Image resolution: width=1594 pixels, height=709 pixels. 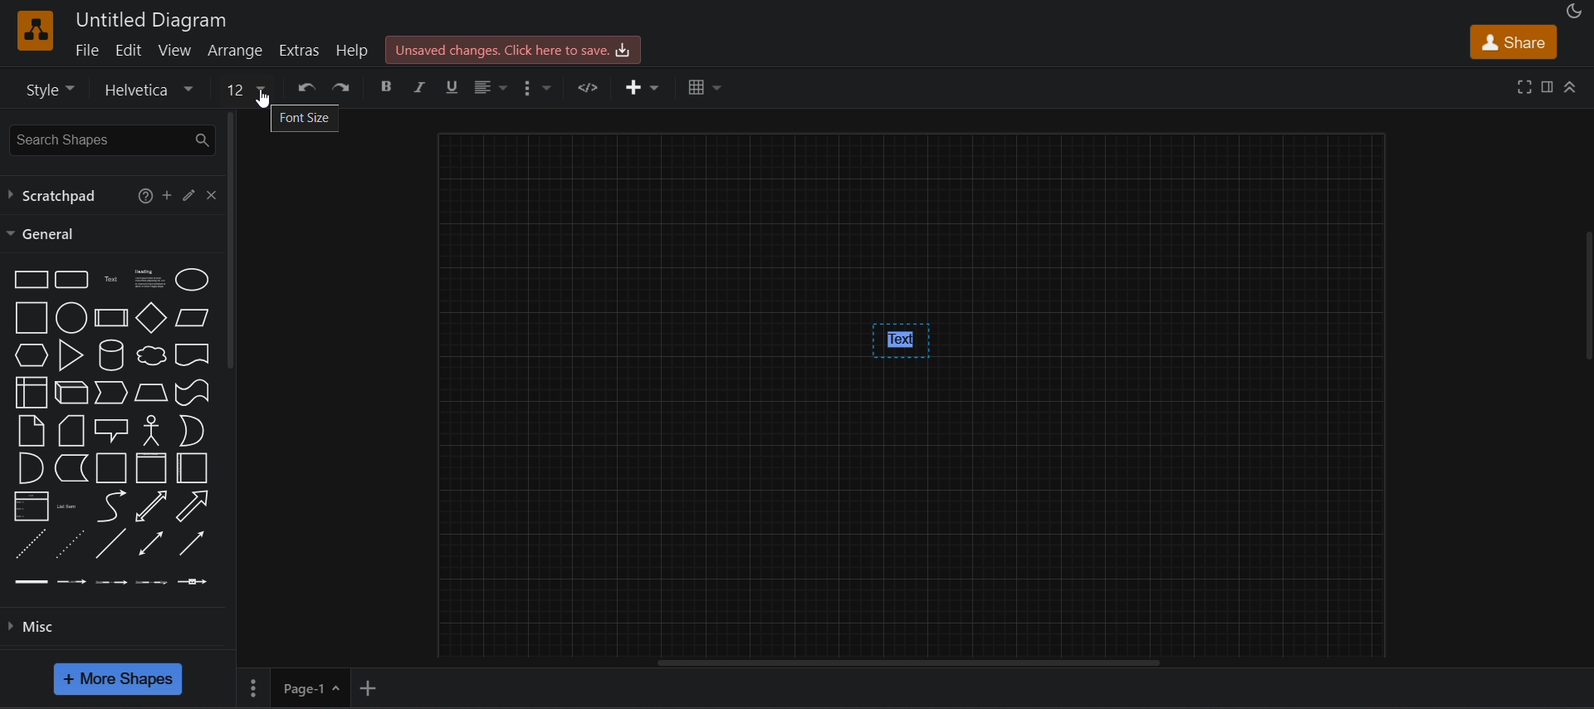 I want to click on general, so click(x=43, y=234).